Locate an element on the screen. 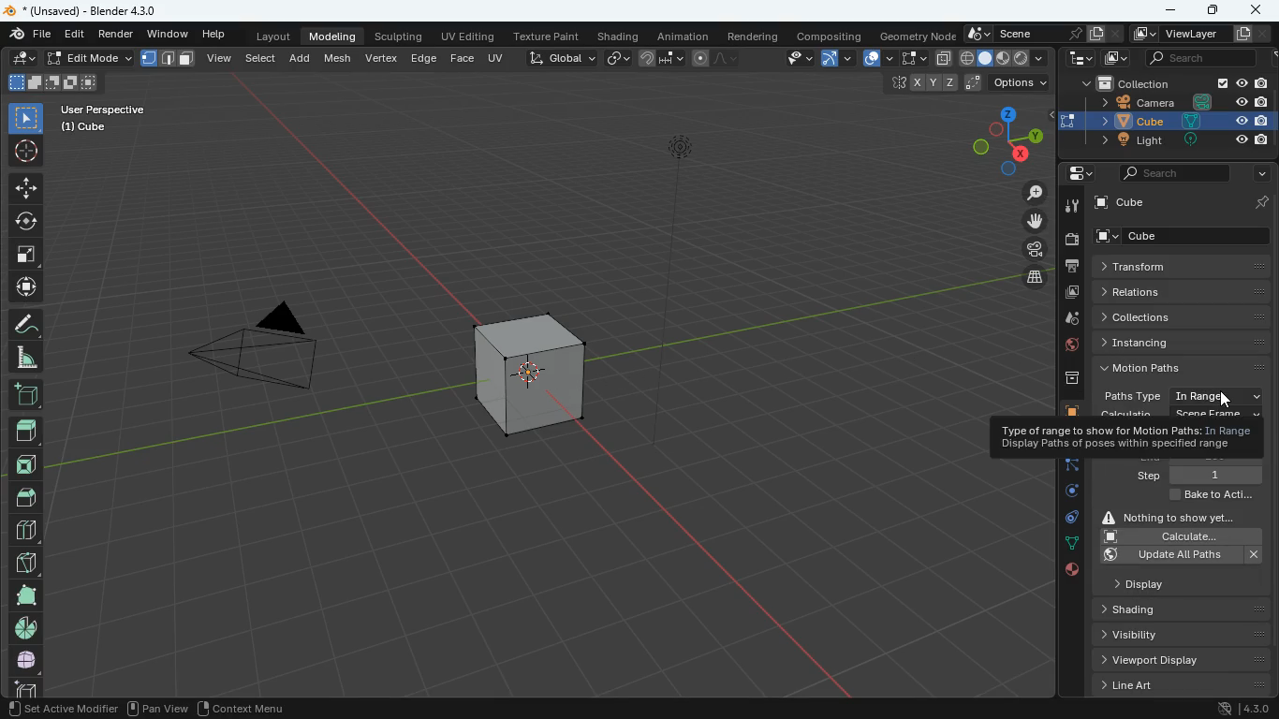 This screenshot has width=1279, height=719. draw is located at coordinates (24, 323).